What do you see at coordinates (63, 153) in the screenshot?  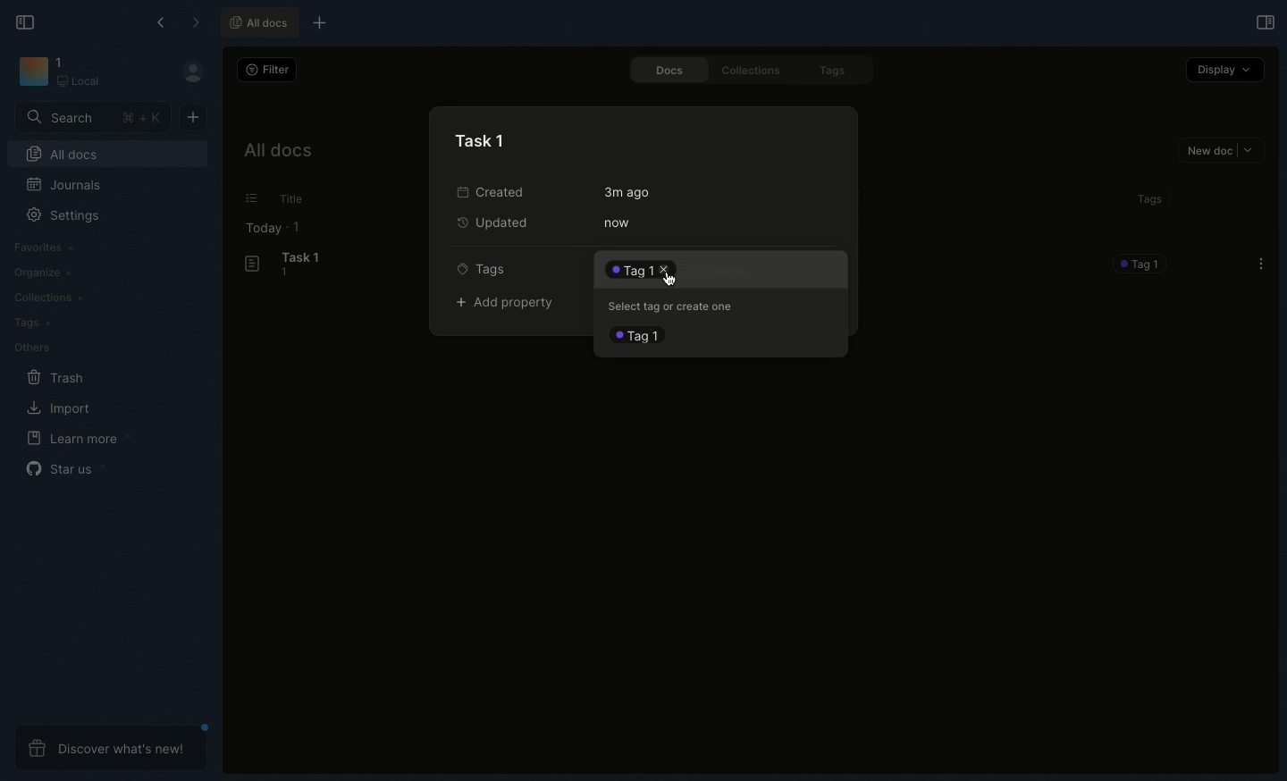 I see `All docs` at bounding box center [63, 153].